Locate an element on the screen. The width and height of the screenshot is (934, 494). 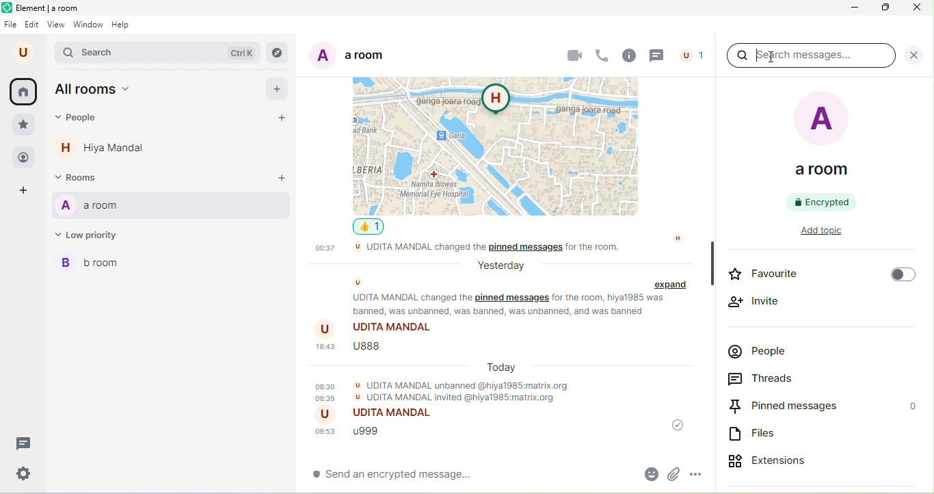
threads is located at coordinates (773, 380).